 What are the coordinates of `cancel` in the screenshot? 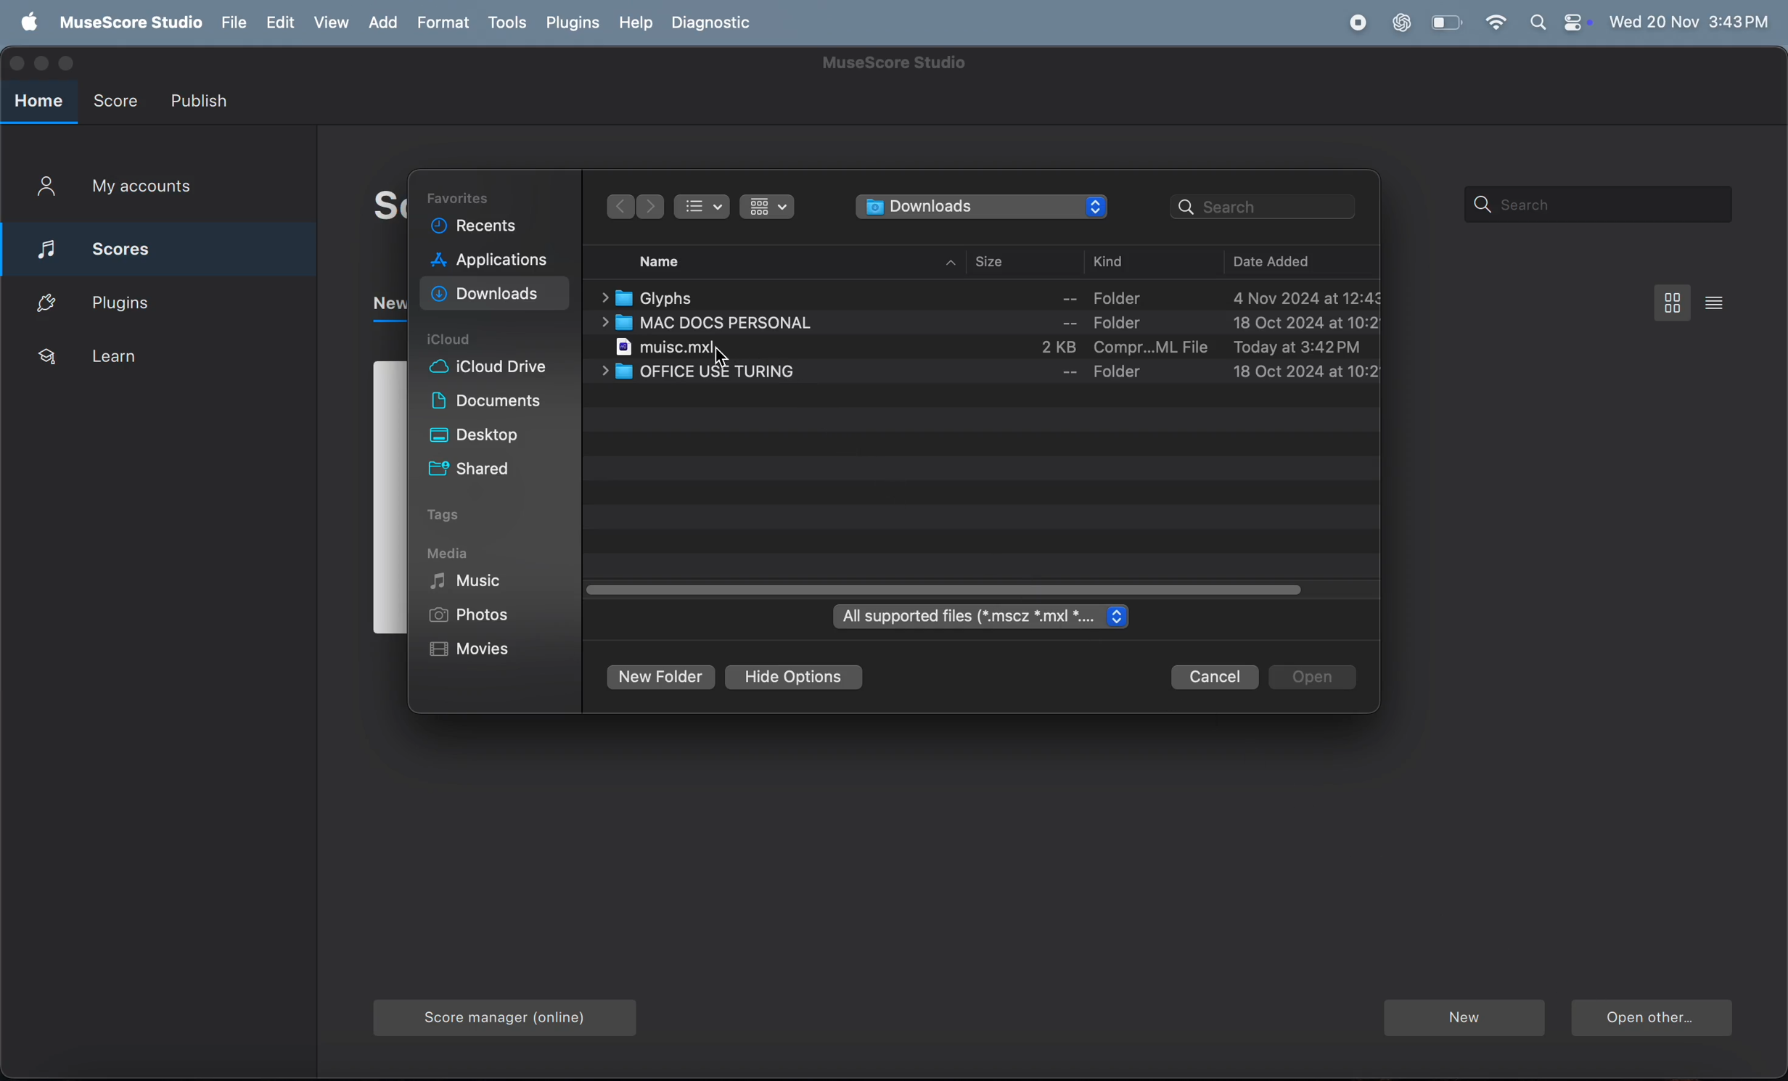 It's located at (1216, 676).